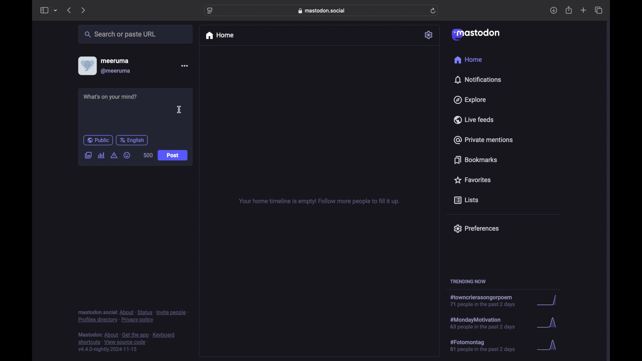  What do you see at coordinates (569, 10) in the screenshot?
I see `share` at bounding box center [569, 10].